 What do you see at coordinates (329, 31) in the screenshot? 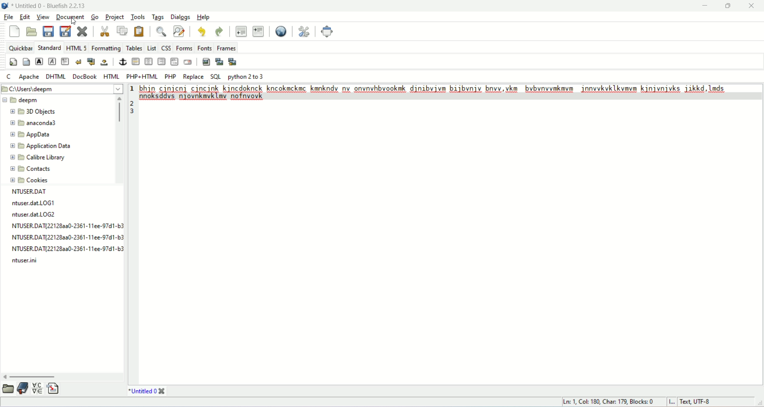
I see `fullscreen` at bounding box center [329, 31].